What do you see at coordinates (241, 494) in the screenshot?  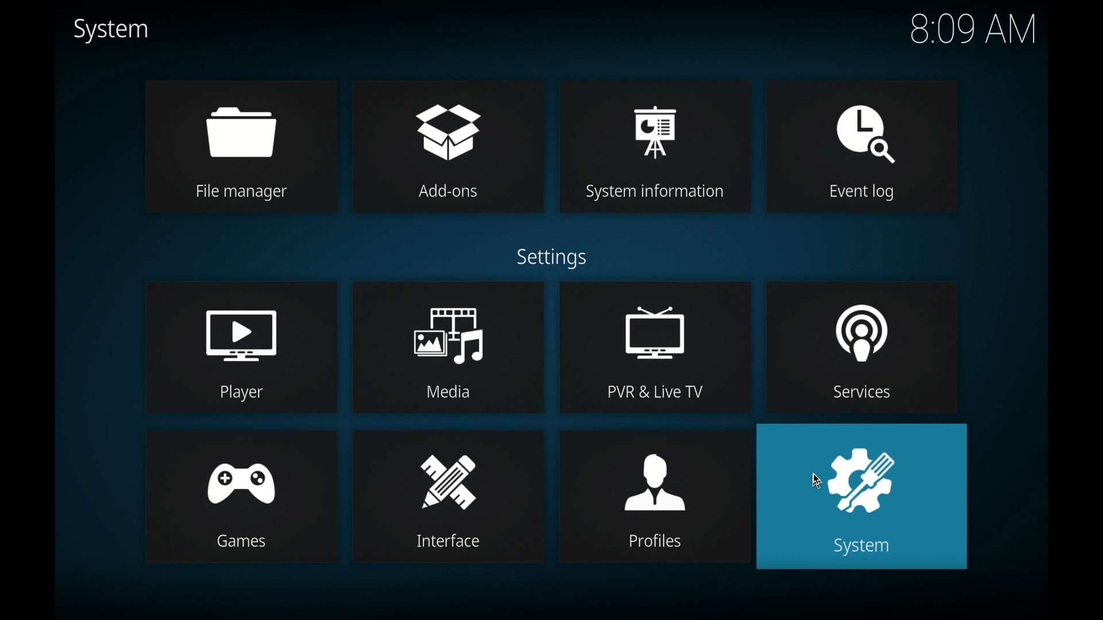 I see `games` at bounding box center [241, 494].